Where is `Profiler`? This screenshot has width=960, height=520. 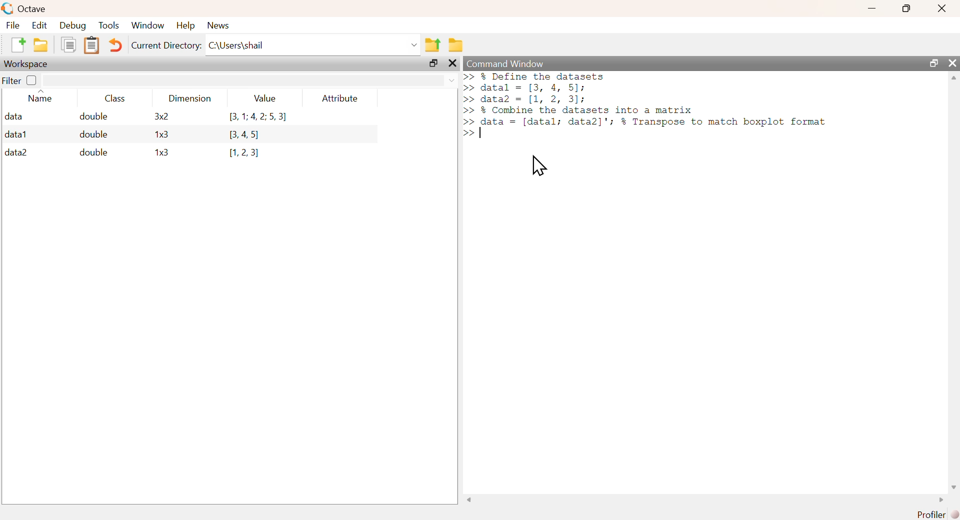 Profiler is located at coordinates (938, 514).